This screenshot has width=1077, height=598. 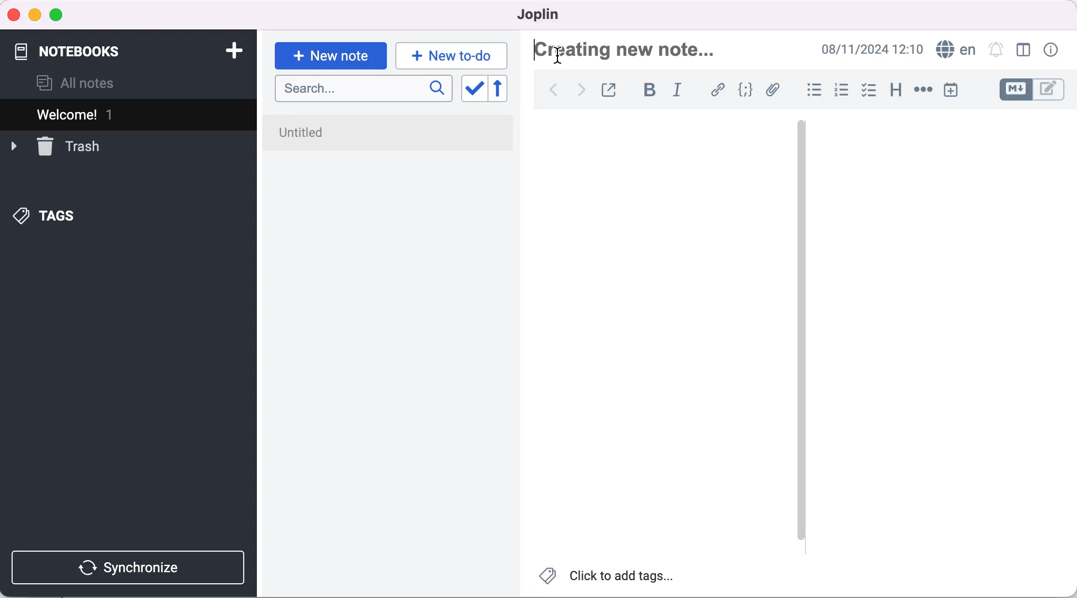 What do you see at coordinates (676, 91) in the screenshot?
I see `italic` at bounding box center [676, 91].